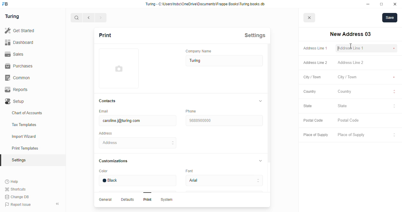  Describe the element at coordinates (89, 18) in the screenshot. I see `previous` at that location.